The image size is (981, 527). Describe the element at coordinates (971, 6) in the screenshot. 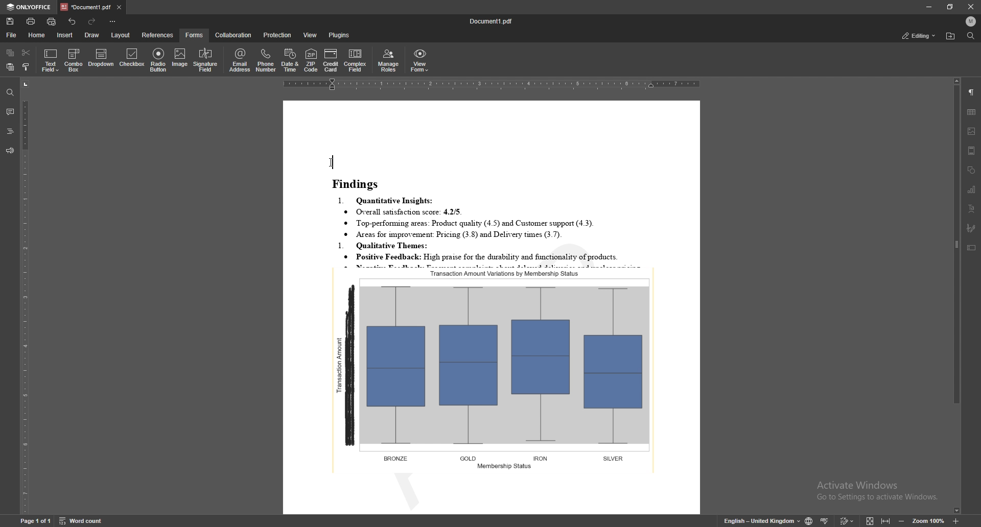

I see `cross` at that location.